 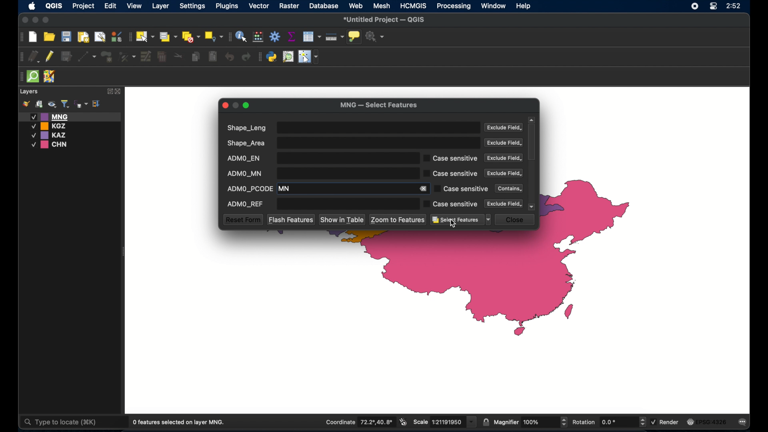 I want to click on edit, so click(x=110, y=6).